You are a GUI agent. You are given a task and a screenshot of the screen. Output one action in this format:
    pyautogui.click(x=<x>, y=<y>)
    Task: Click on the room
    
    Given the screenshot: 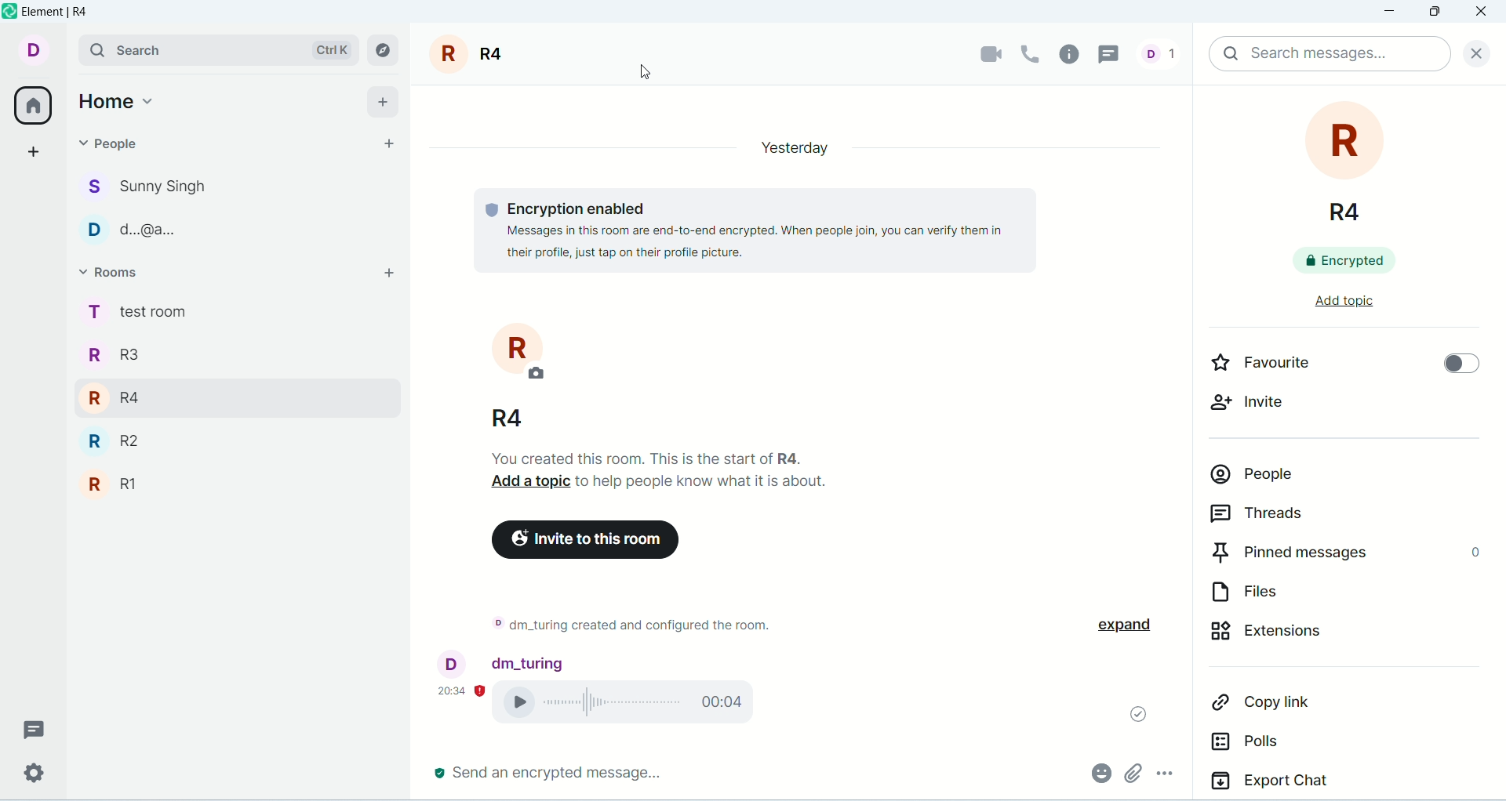 What is the action you would take?
    pyautogui.click(x=472, y=54)
    